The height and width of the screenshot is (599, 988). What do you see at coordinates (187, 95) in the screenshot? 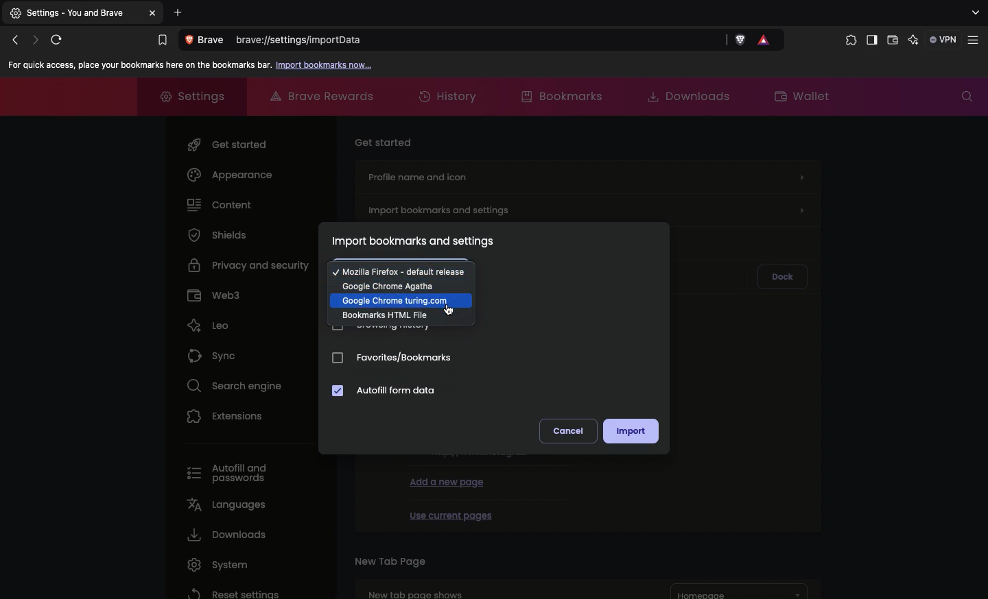
I see `Settings` at bounding box center [187, 95].